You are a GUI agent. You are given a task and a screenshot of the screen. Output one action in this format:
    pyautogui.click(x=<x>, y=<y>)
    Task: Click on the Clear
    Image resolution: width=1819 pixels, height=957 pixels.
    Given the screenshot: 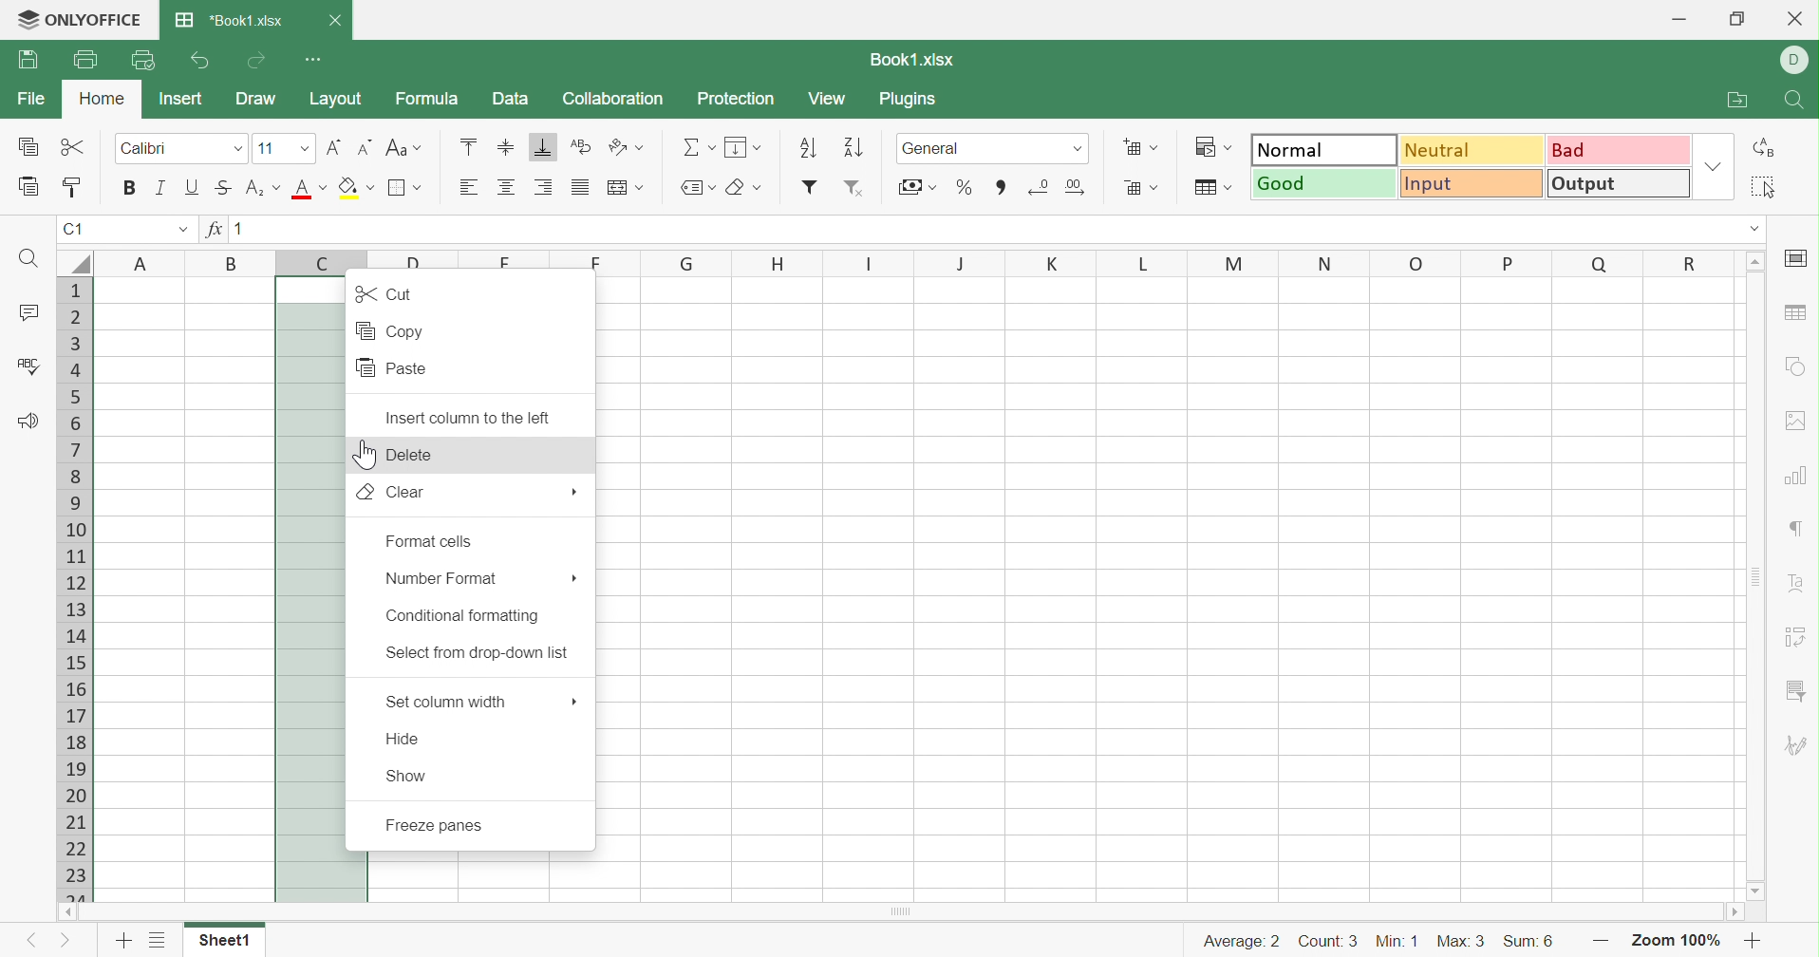 What is the action you would take?
    pyautogui.click(x=395, y=492)
    